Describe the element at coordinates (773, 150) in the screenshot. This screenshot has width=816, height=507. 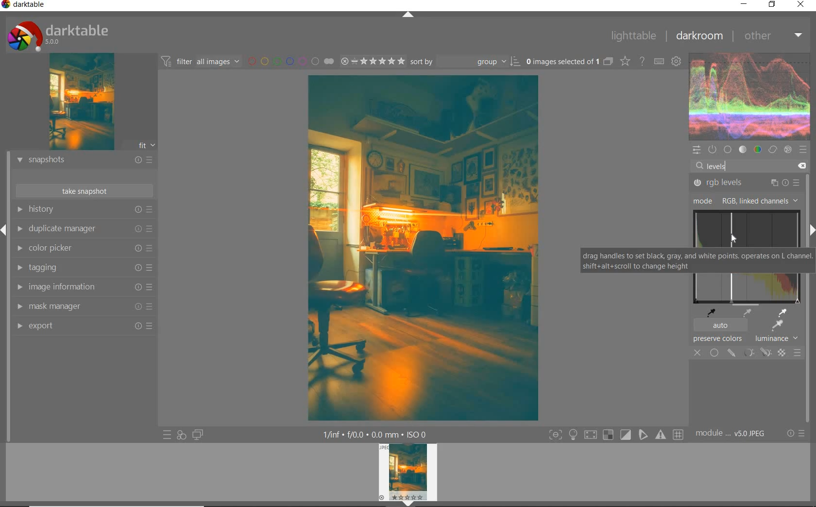
I see `correct` at that location.